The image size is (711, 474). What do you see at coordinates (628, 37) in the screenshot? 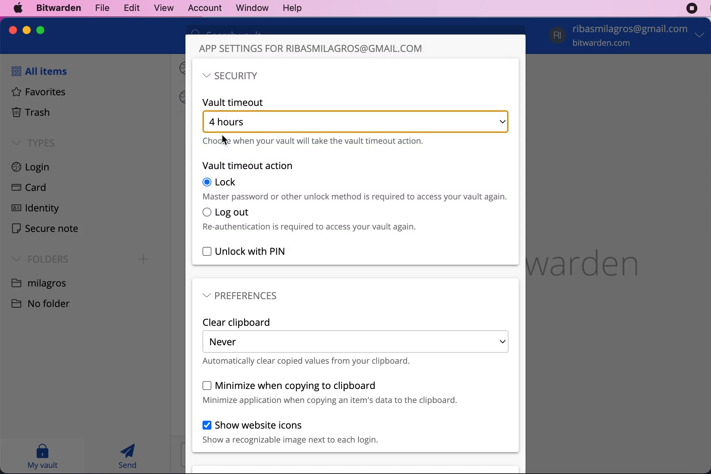
I see `account` at bounding box center [628, 37].